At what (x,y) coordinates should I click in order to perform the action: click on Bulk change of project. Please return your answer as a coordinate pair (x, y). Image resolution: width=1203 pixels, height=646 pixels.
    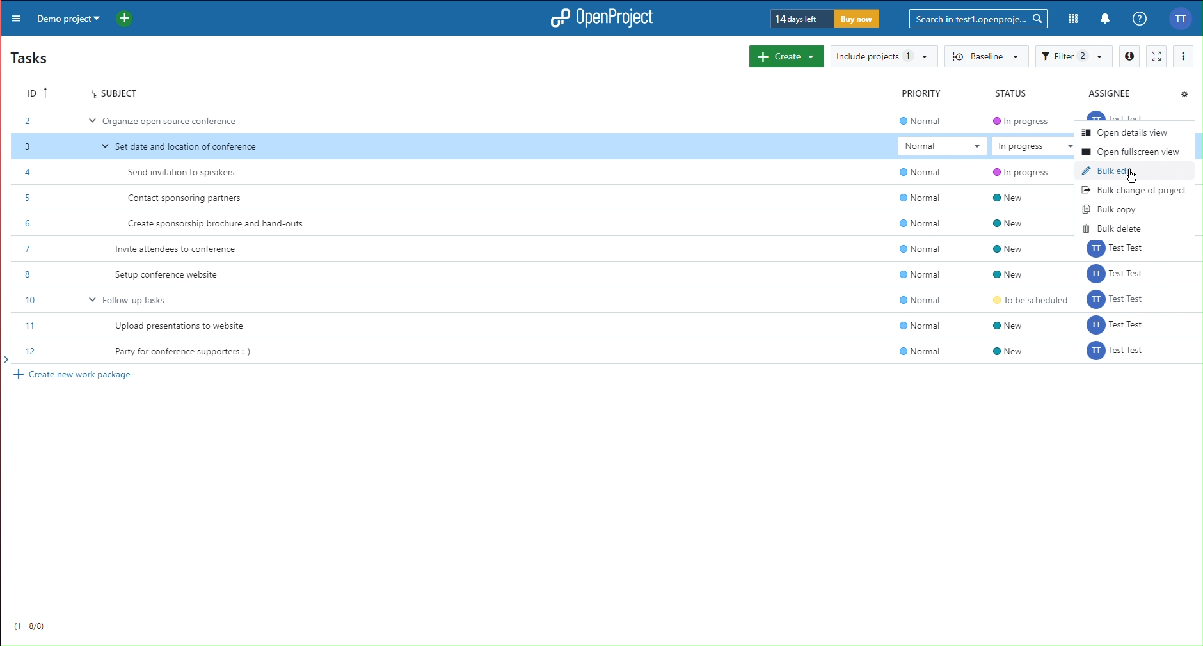
    Looking at the image, I should click on (1135, 188).